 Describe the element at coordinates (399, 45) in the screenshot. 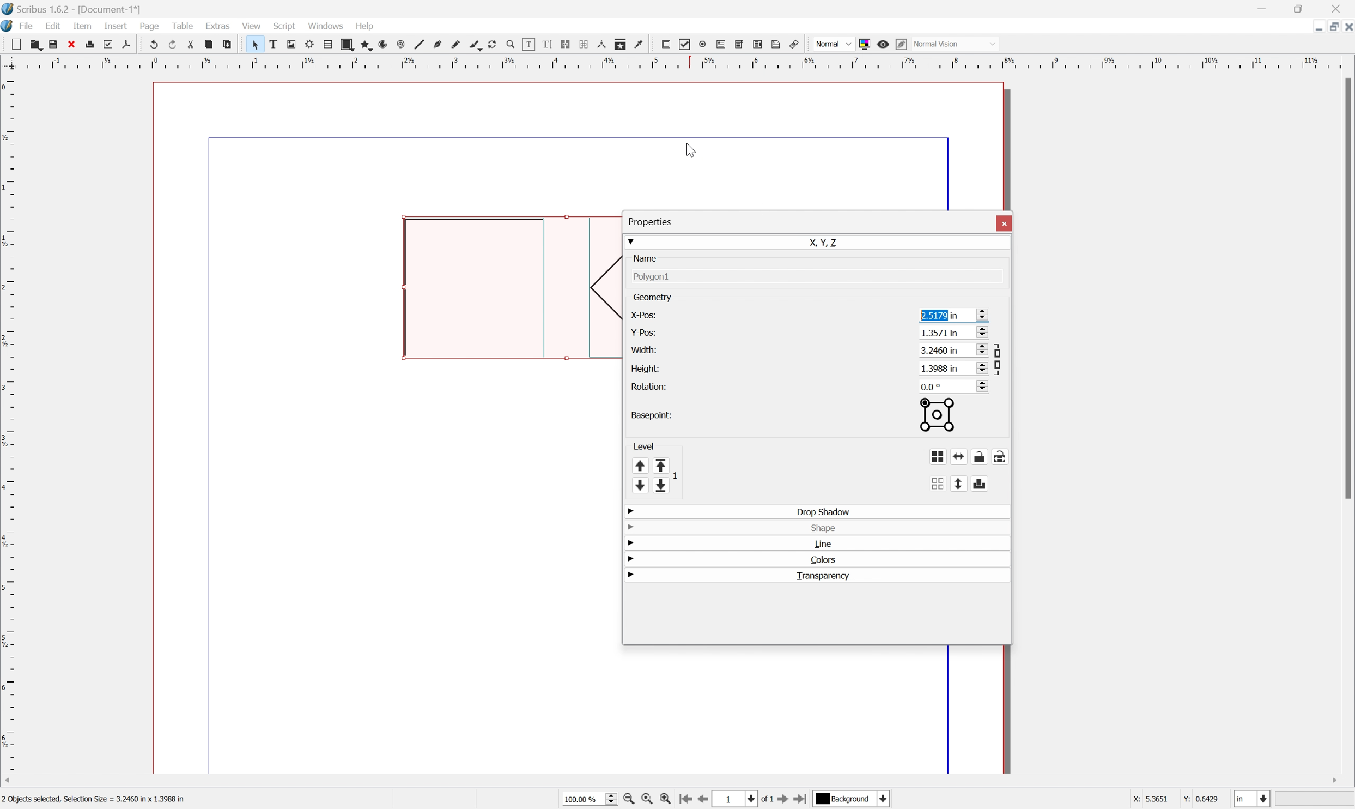

I see `spiral` at that location.